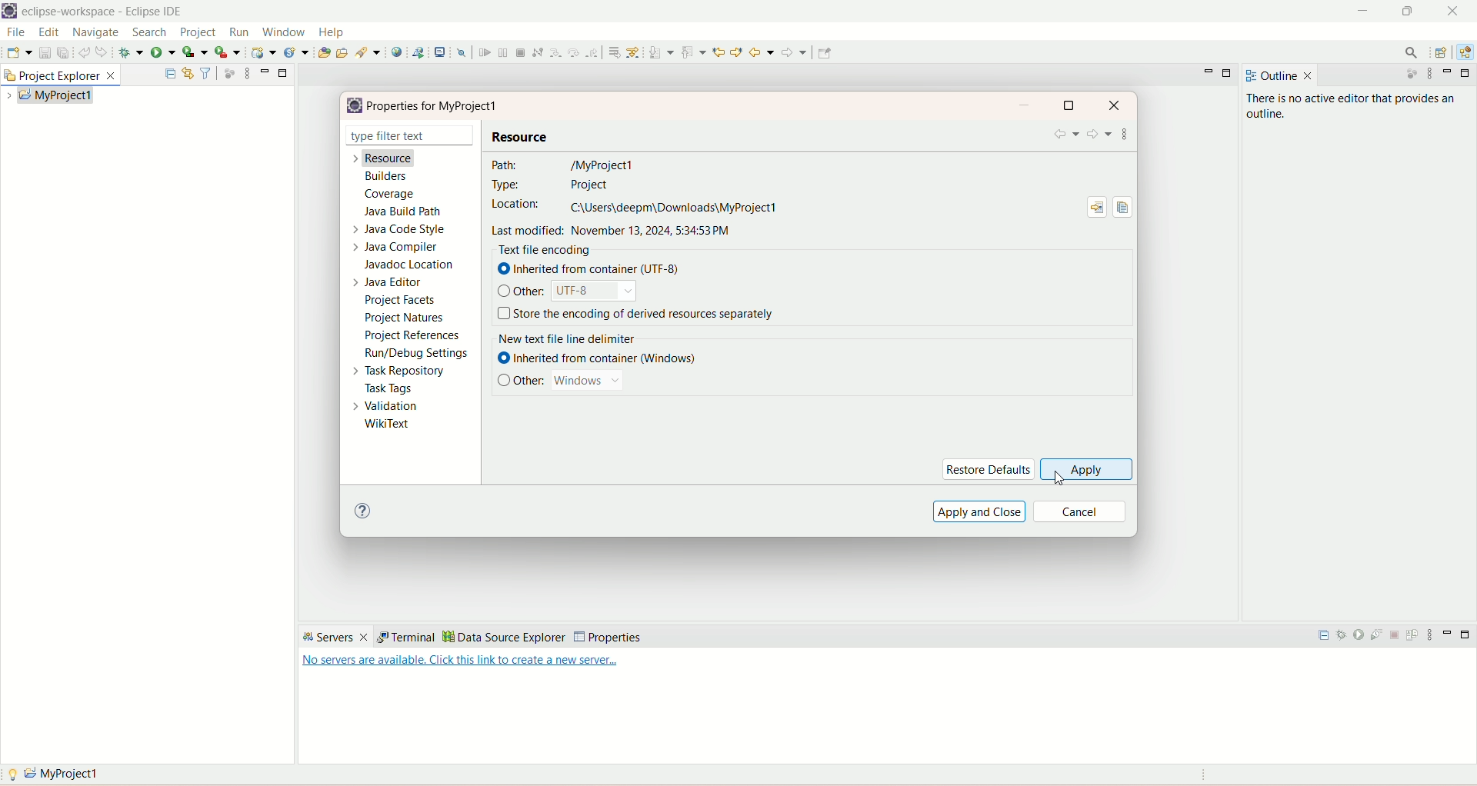 The height and width of the screenshot is (786, 1477). What do you see at coordinates (412, 135) in the screenshot?
I see `type filter text` at bounding box center [412, 135].